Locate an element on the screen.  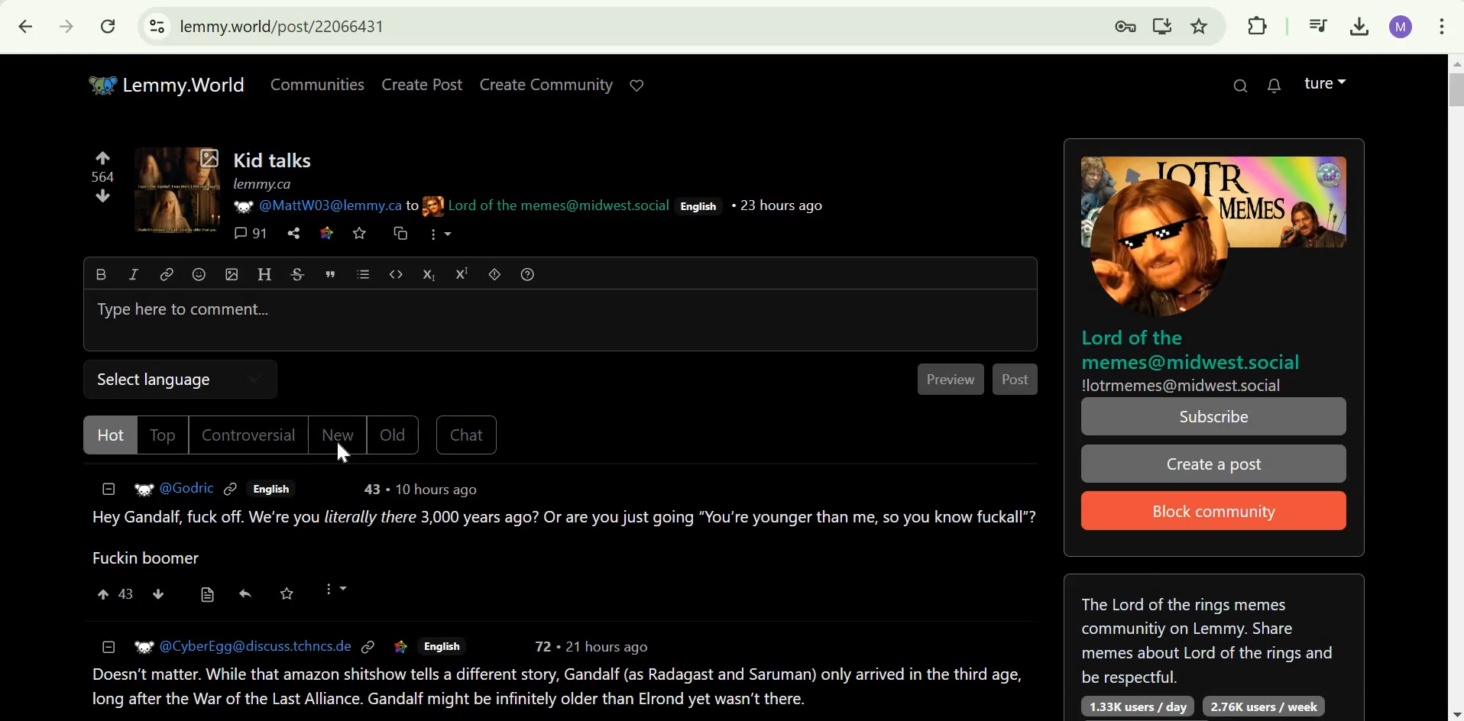
Select language is located at coordinates (151, 378).